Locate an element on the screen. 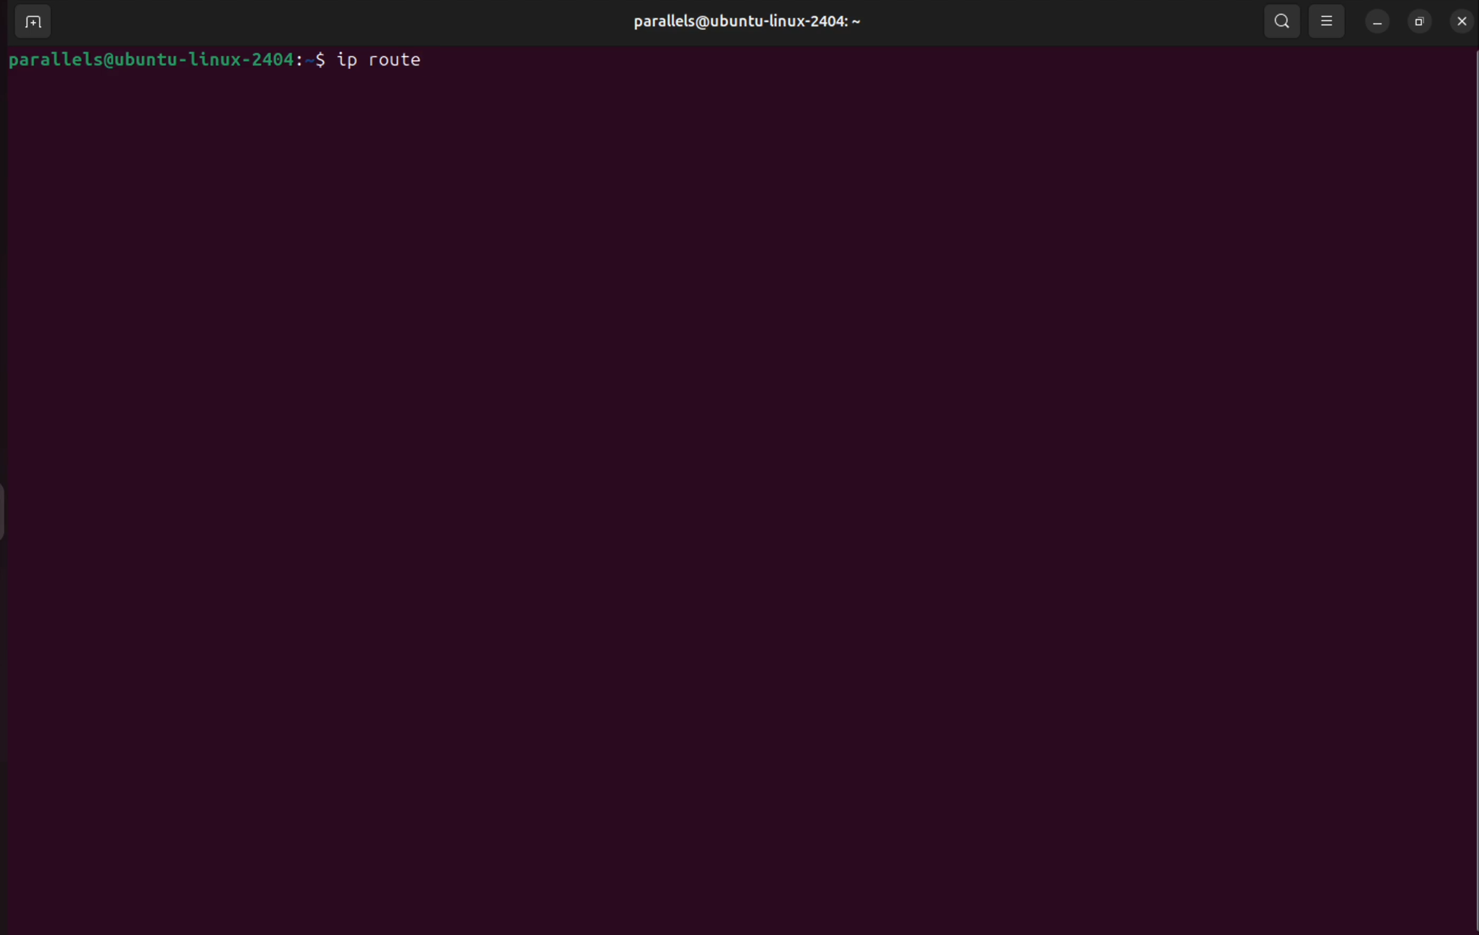 Image resolution: width=1479 pixels, height=935 pixels. view options is located at coordinates (1330, 23).